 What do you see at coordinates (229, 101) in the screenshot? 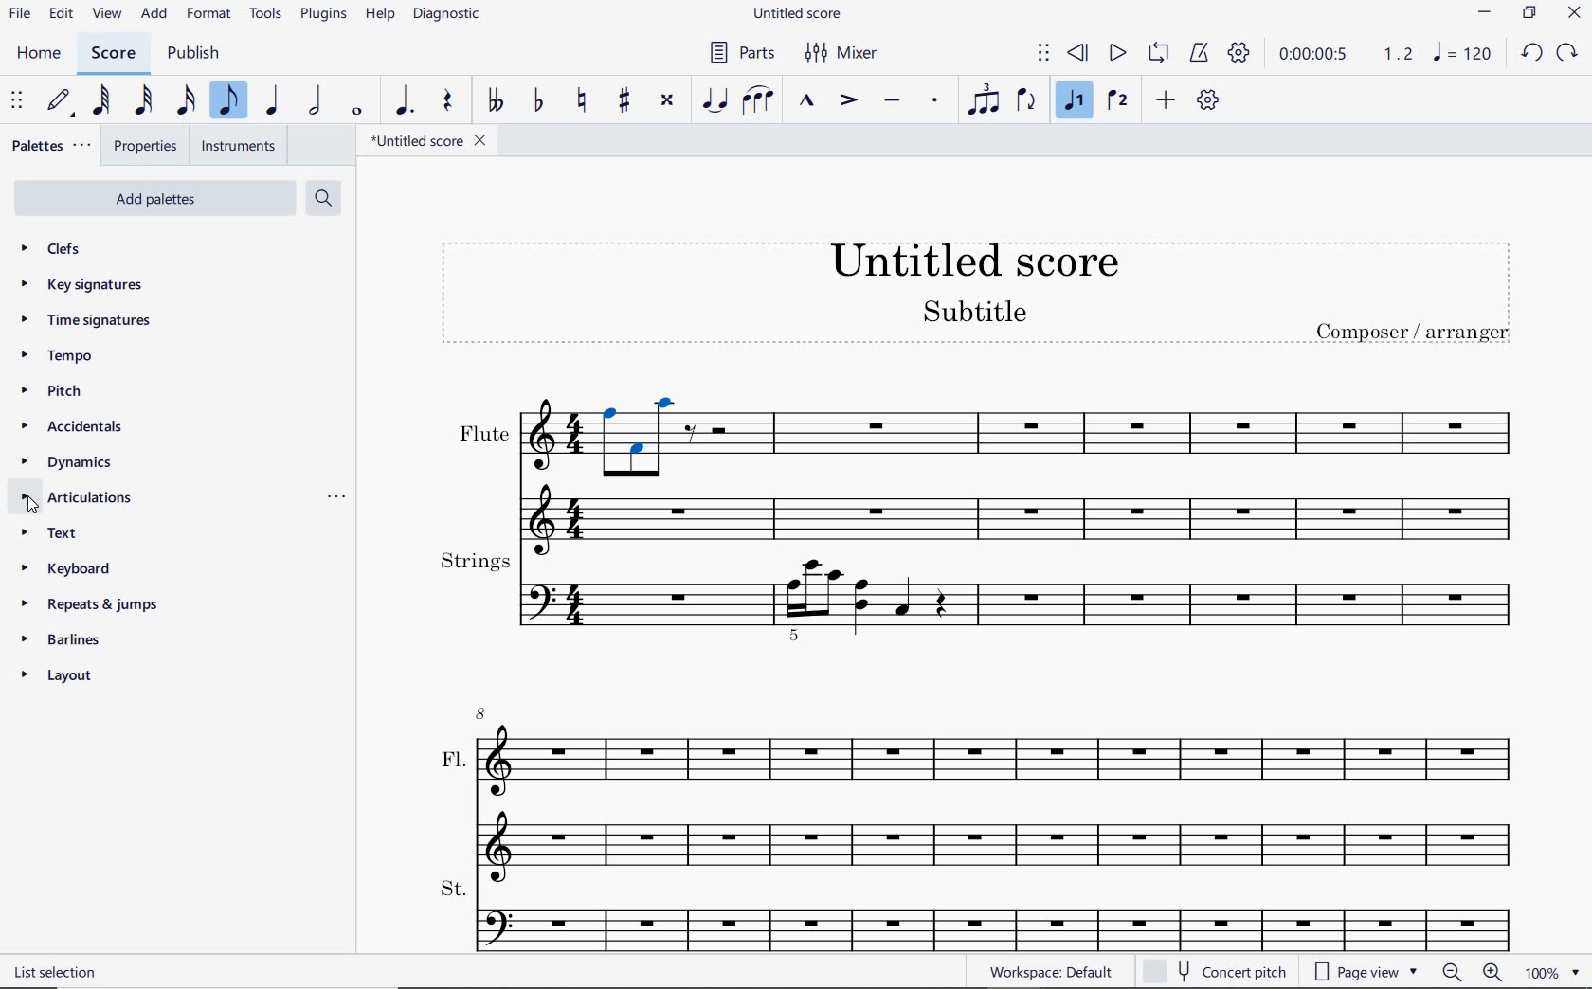
I see `EIGHTH NOTE` at bounding box center [229, 101].